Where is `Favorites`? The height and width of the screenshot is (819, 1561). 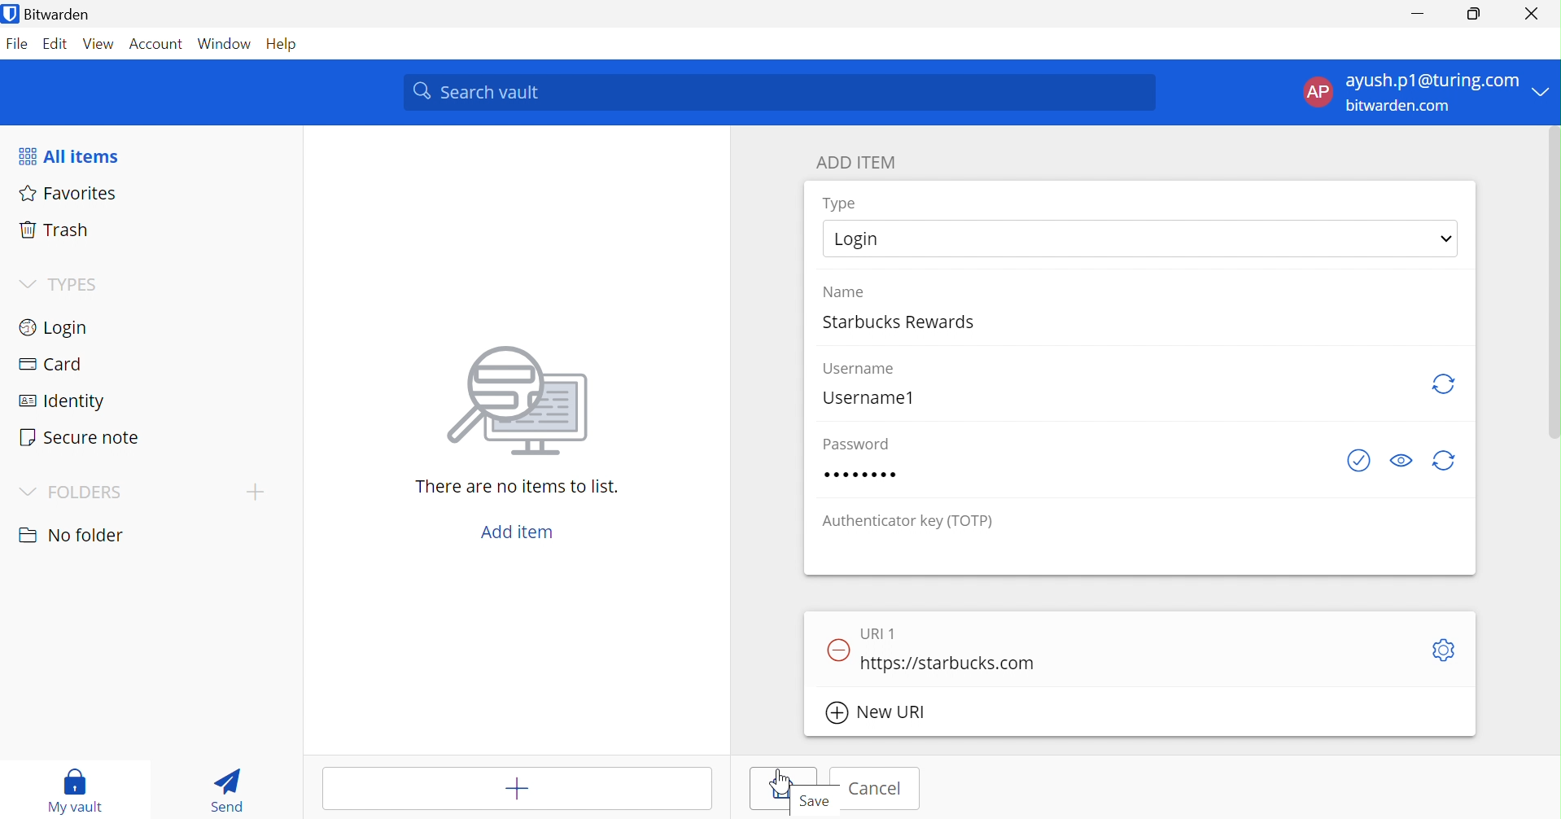 Favorites is located at coordinates (69, 194).